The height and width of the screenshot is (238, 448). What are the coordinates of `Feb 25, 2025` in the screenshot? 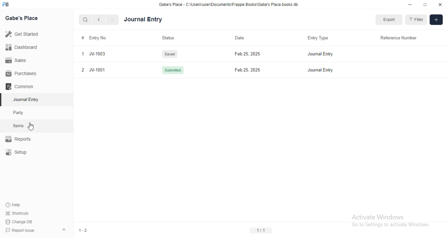 It's located at (247, 54).